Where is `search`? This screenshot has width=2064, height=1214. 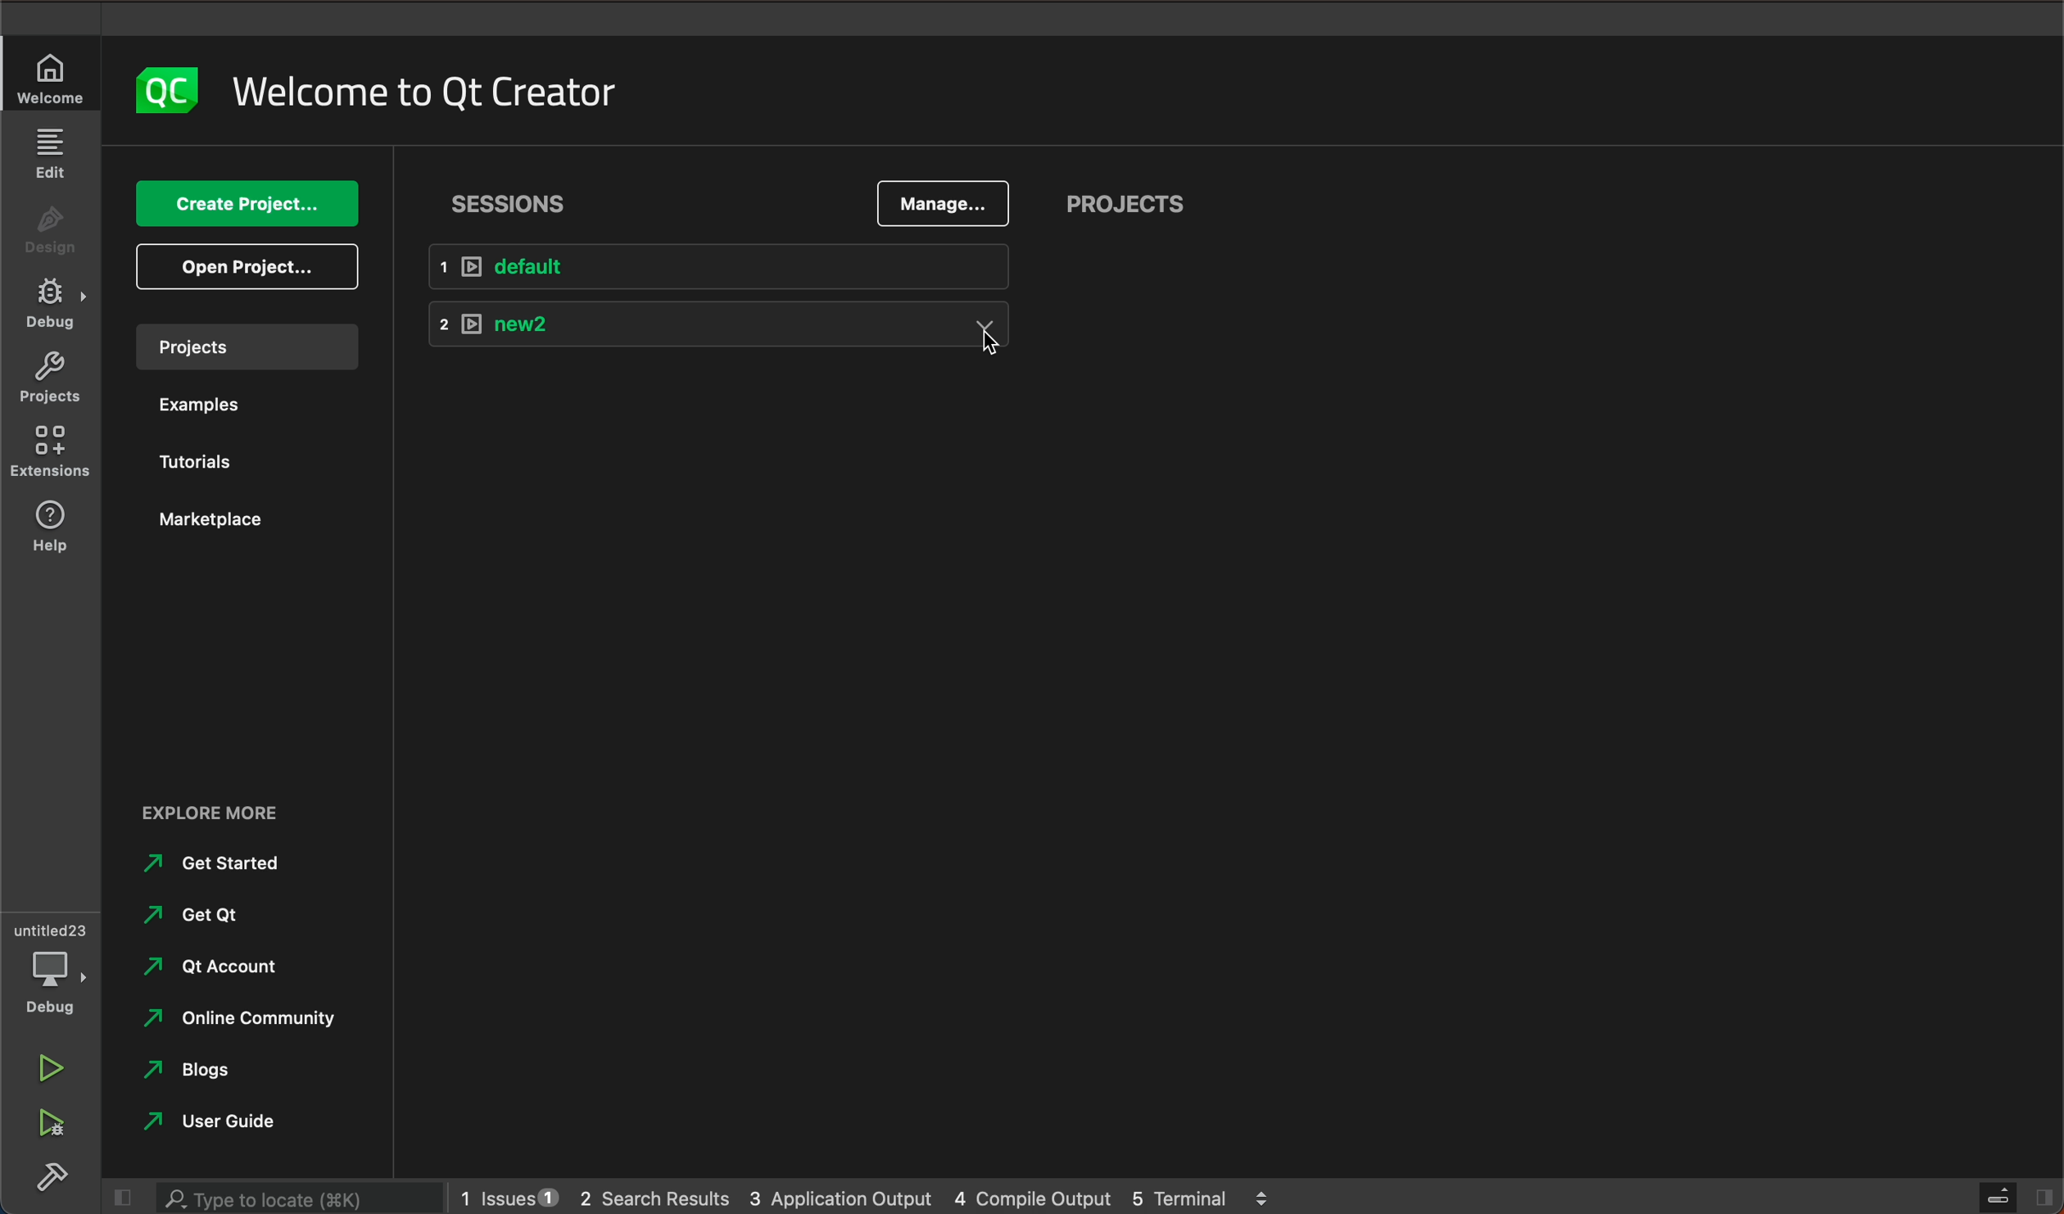
search is located at coordinates (289, 1196).